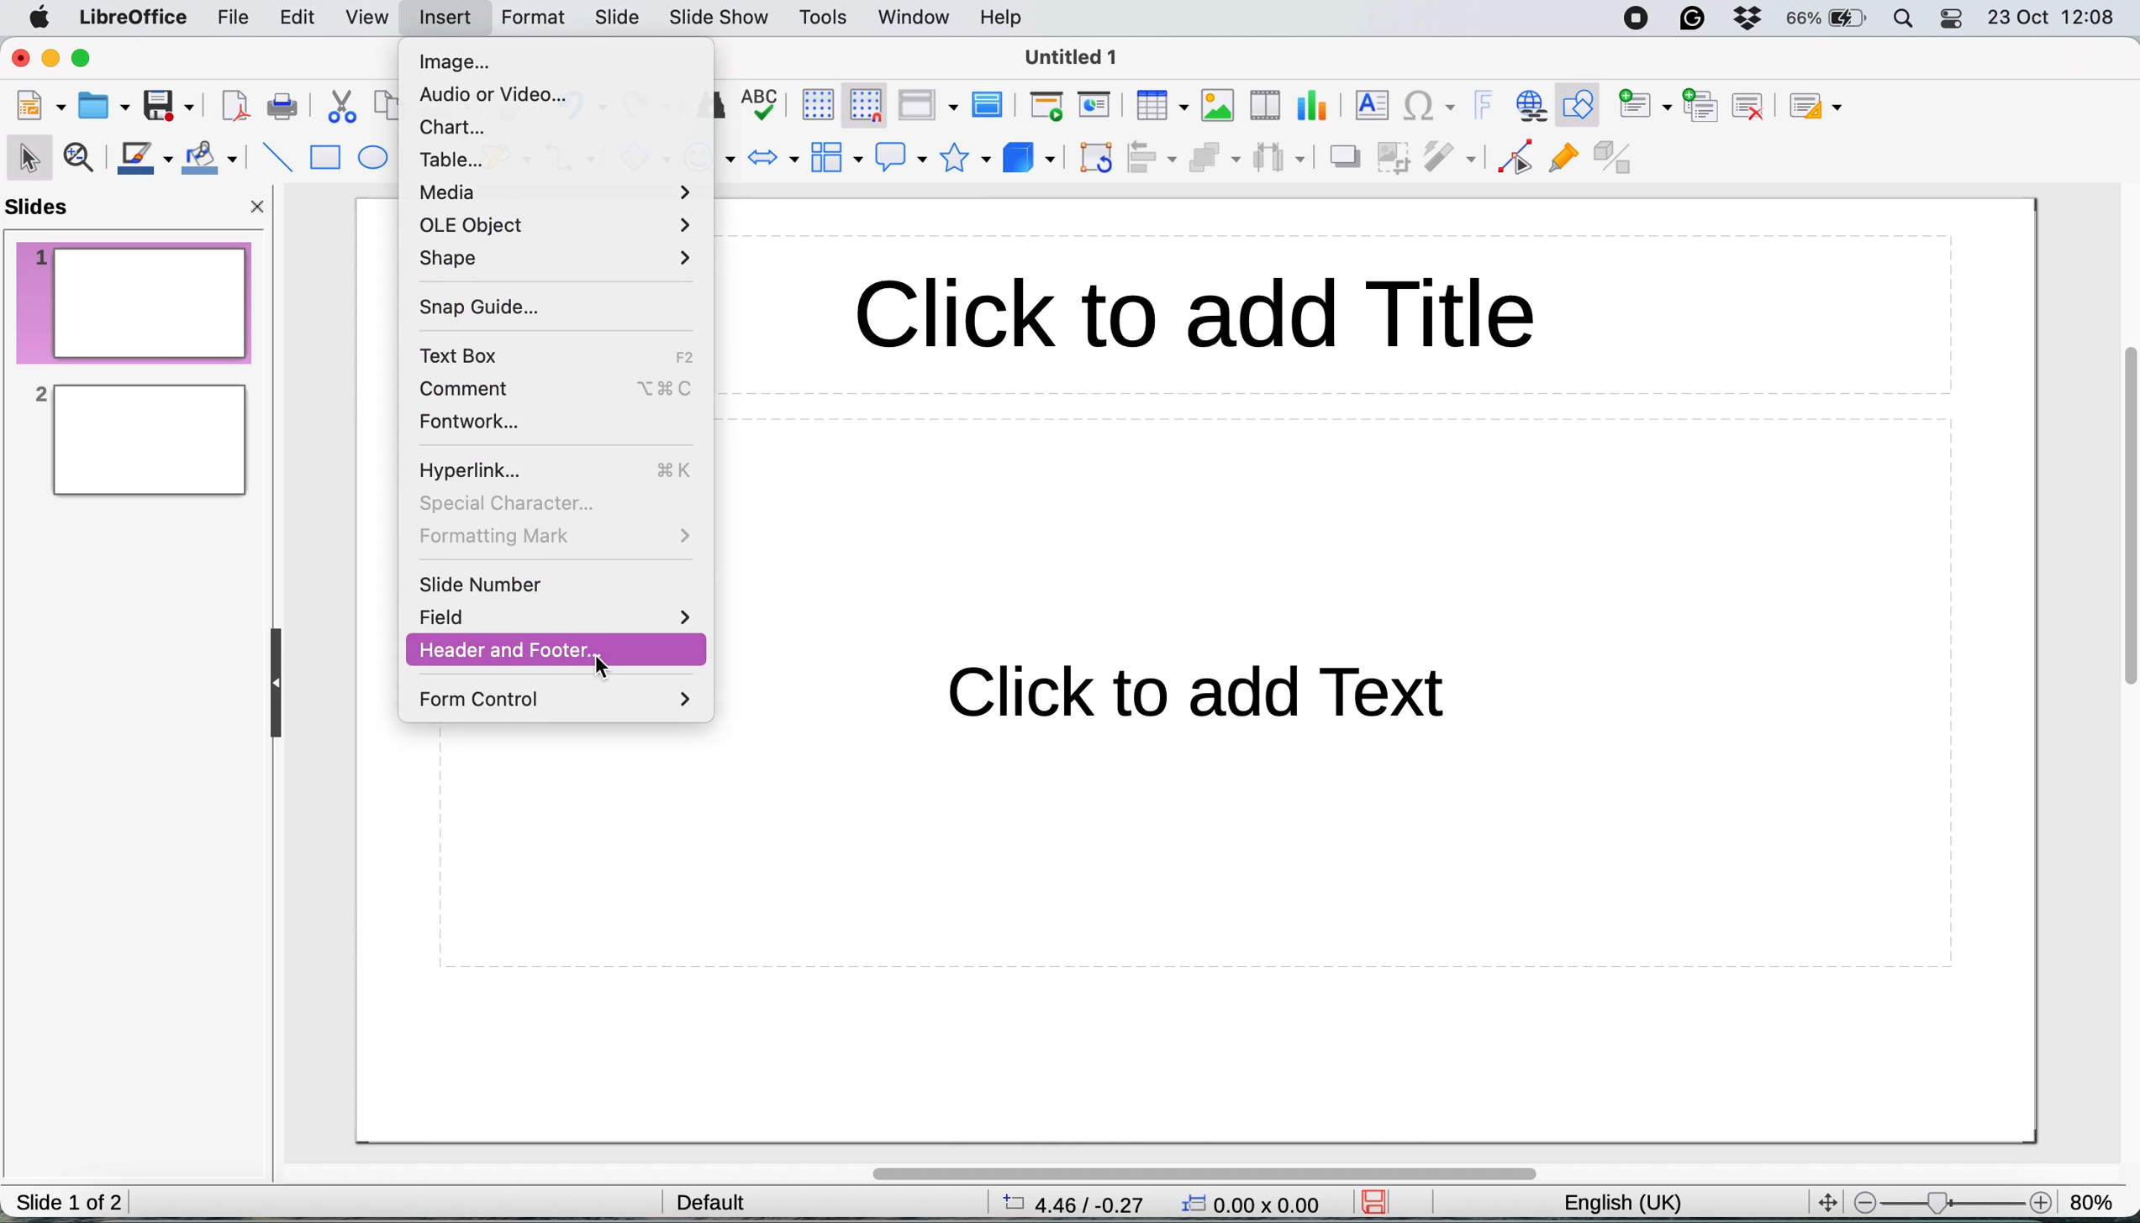  What do you see at coordinates (812, 103) in the screenshot?
I see `display grid` at bounding box center [812, 103].